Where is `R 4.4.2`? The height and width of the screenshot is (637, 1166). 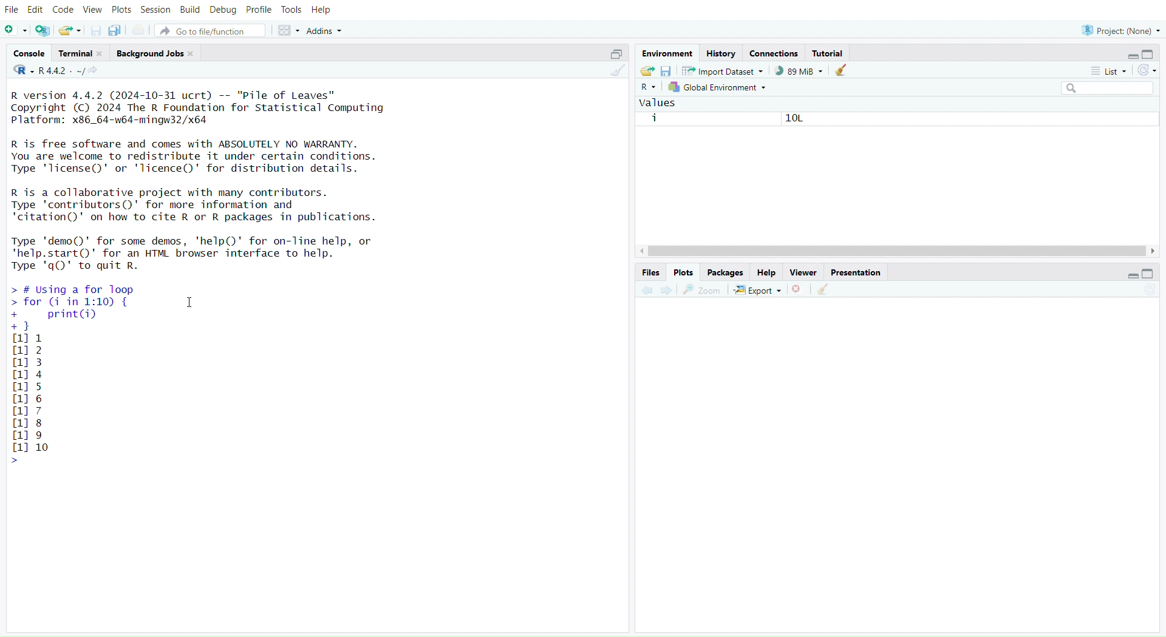
R 4.4.2 is located at coordinates (49, 70).